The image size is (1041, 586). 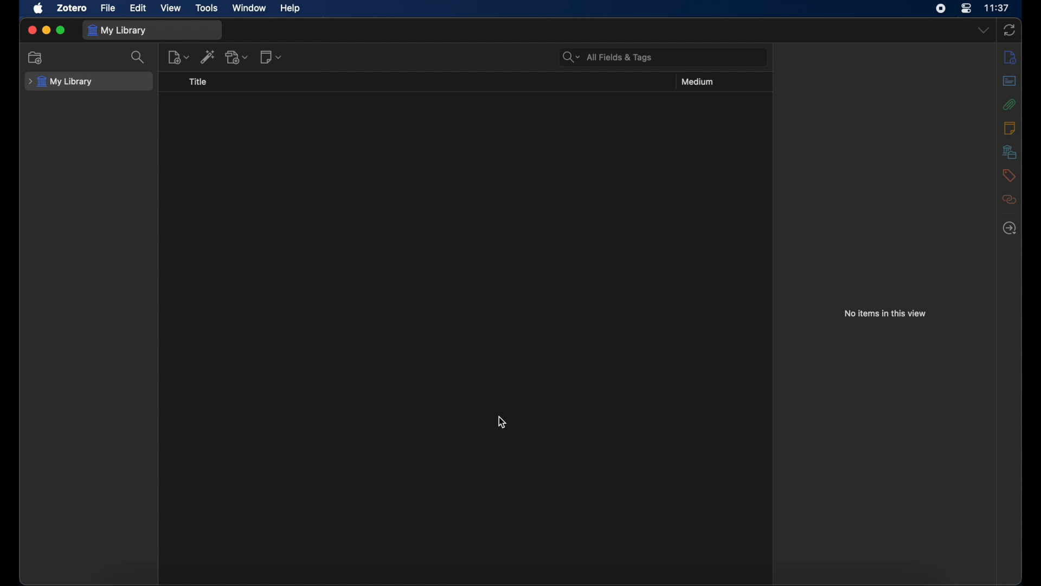 I want to click on new collection, so click(x=37, y=58).